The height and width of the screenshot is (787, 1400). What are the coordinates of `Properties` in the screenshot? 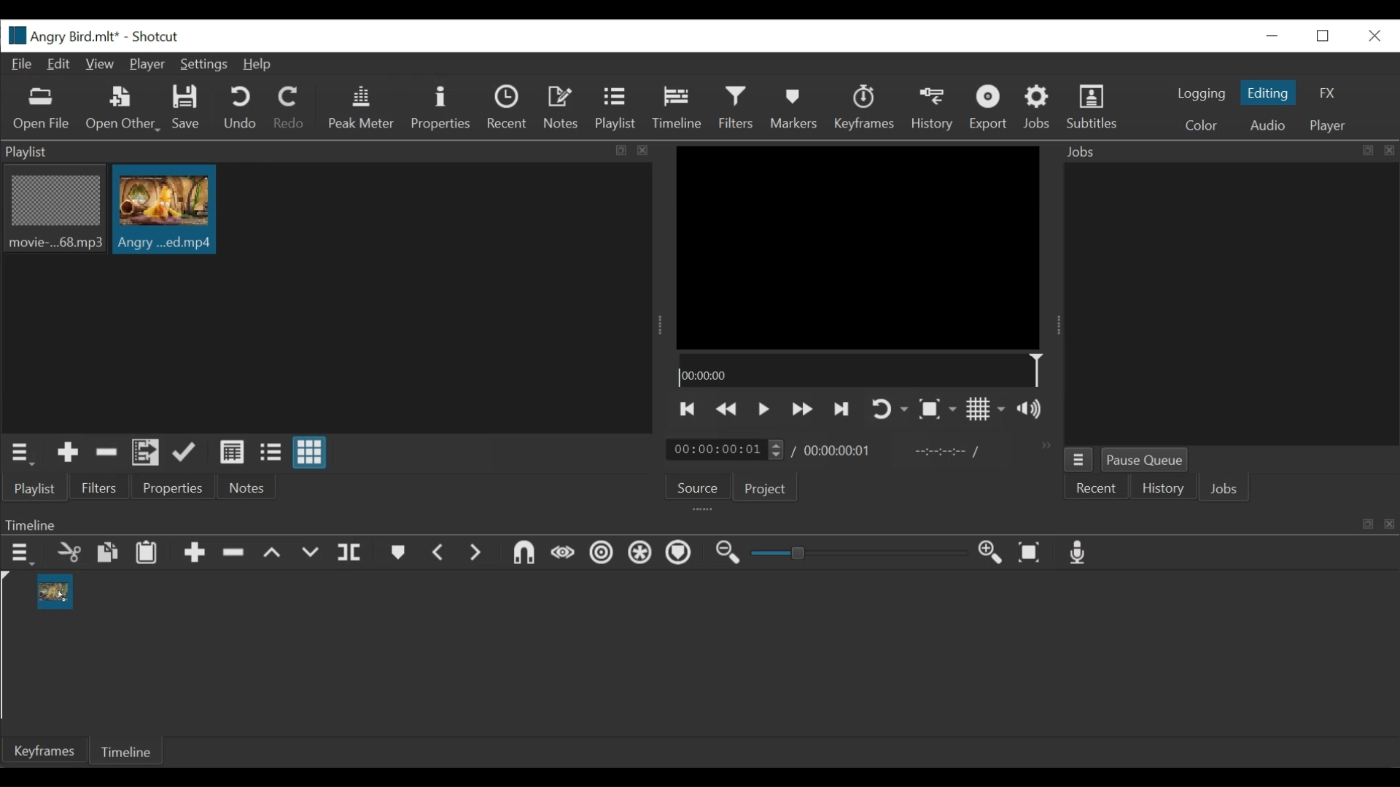 It's located at (171, 488).